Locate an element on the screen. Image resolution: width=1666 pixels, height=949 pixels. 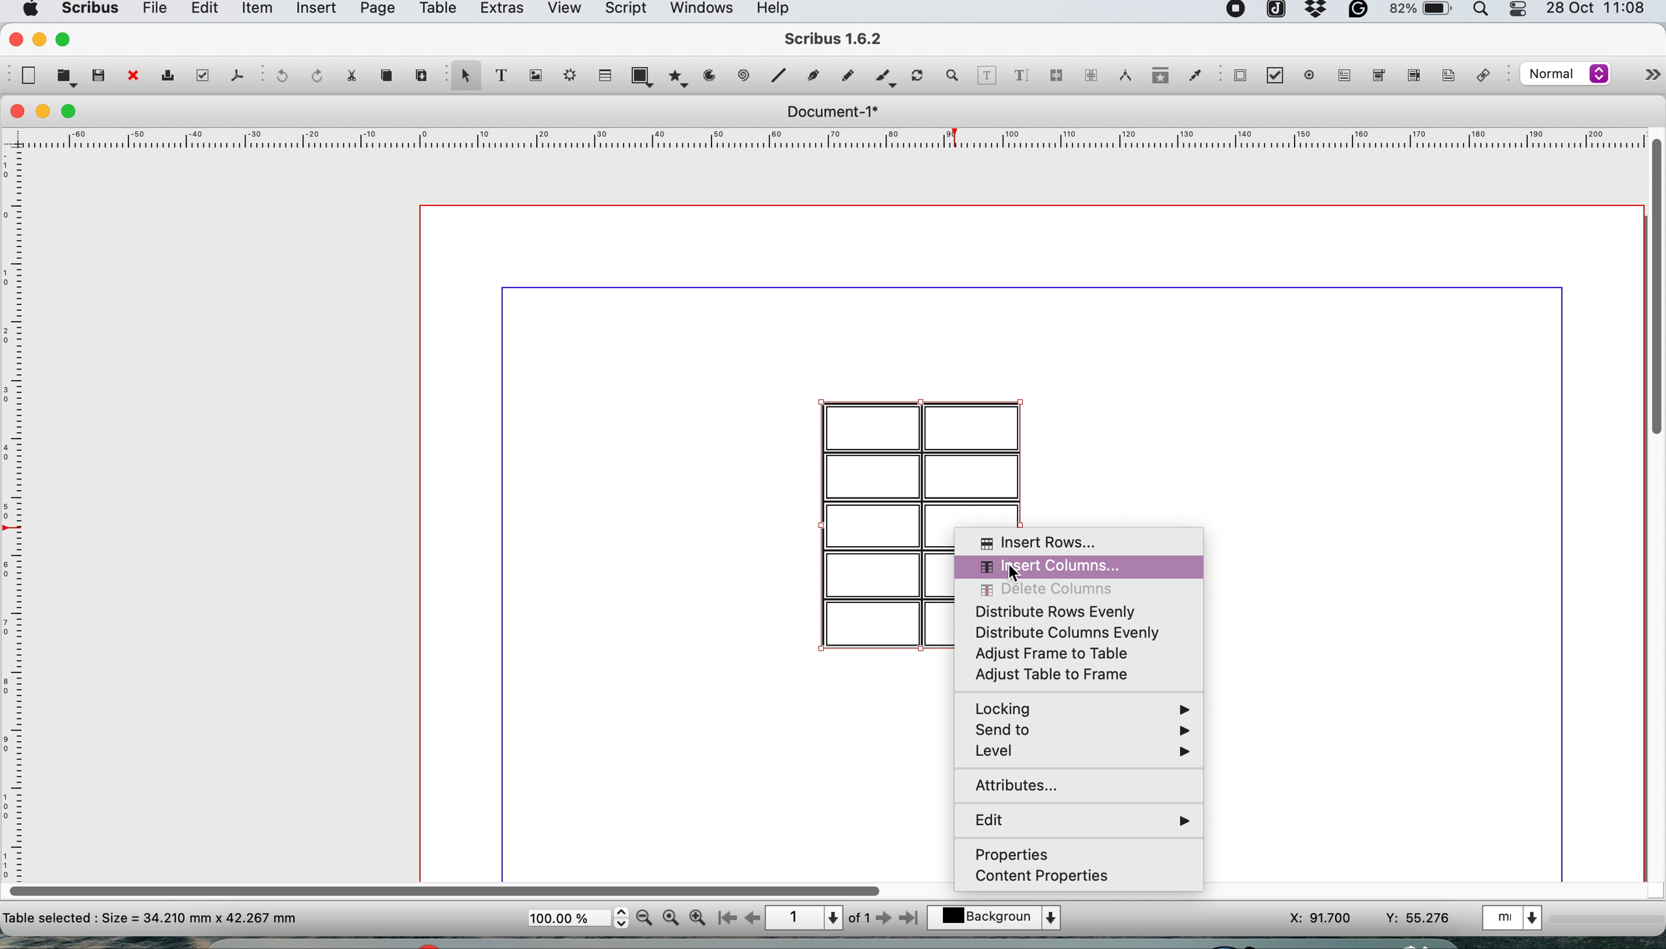
copy item properties is located at coordinates (1156, 79).